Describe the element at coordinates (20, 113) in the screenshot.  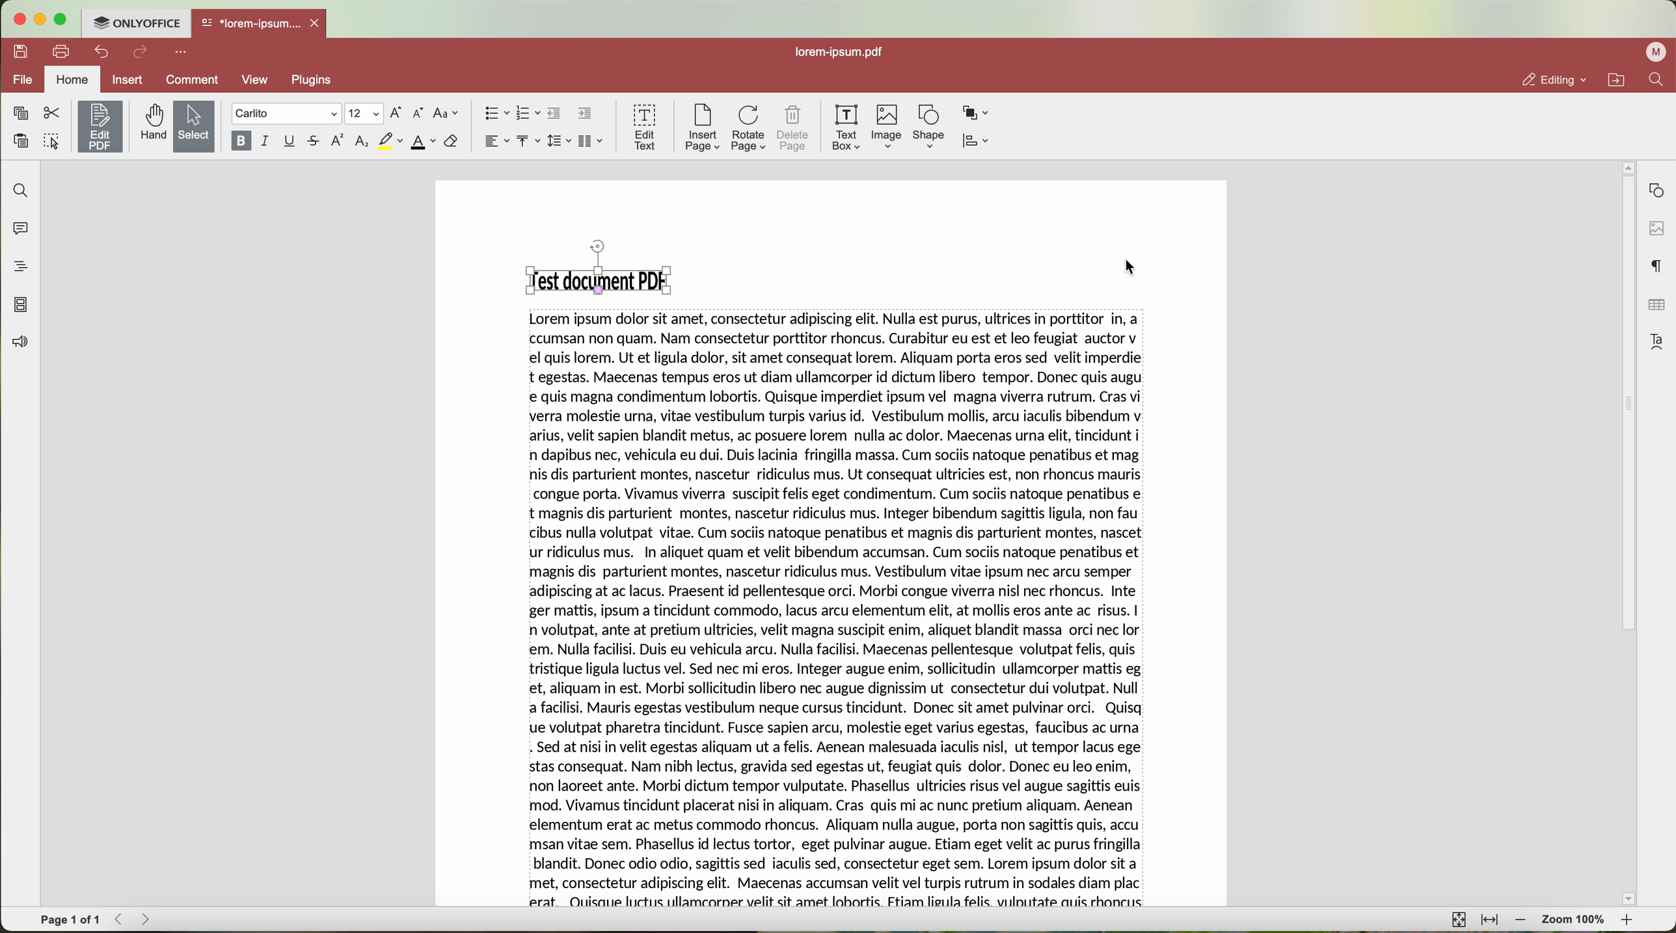
I see `copy` at that location.